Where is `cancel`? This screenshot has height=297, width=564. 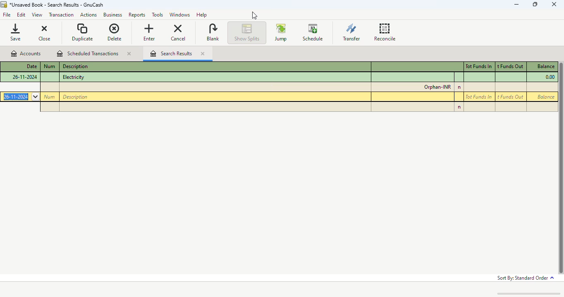 cancel is located at coordinates (178, 32).